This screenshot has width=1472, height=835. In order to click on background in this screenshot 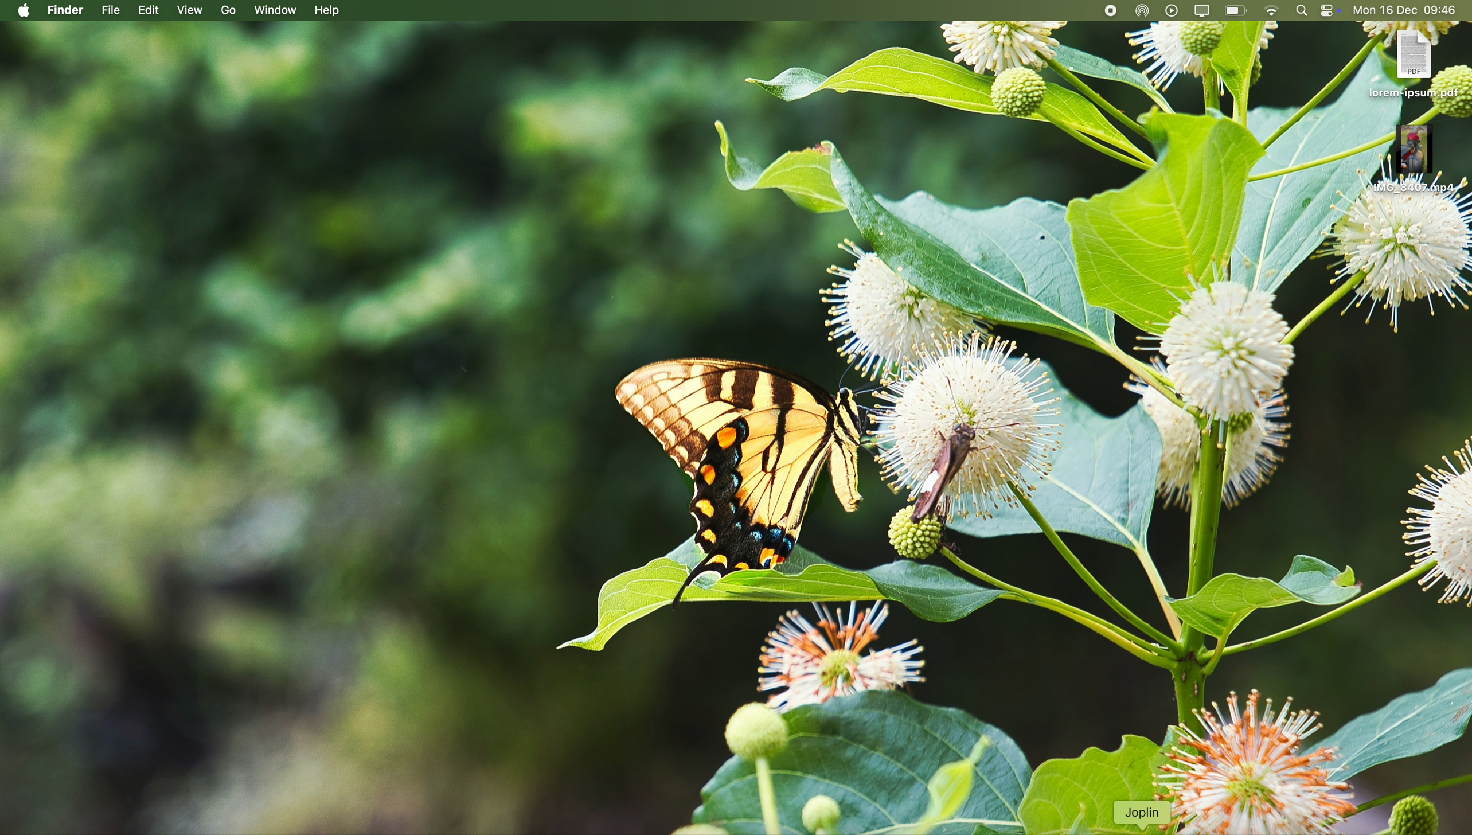, I will do `click(1413, 521)`.